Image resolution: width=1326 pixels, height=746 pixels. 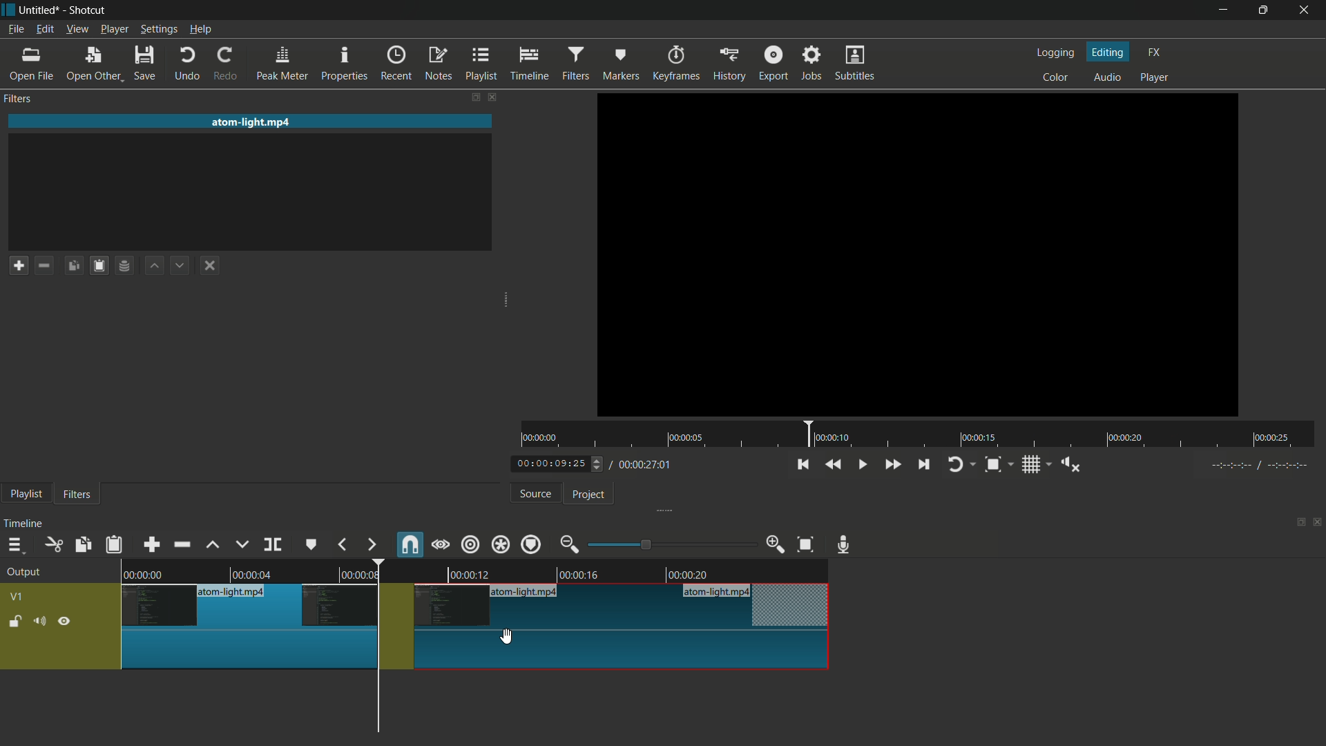 What do you see at coordinates (115, 544) in the screenshot?
I see `paste filters` at bounding box center [115, 544].